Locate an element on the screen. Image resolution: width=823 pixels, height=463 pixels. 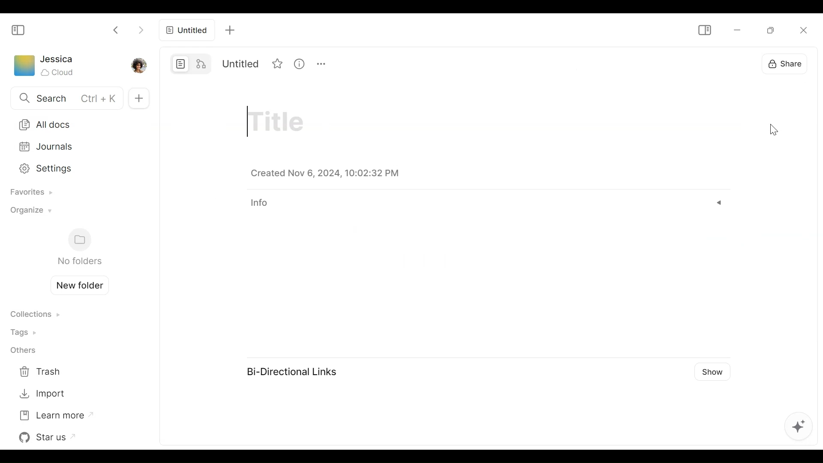
Cloud is located at coordinates (58, 72).